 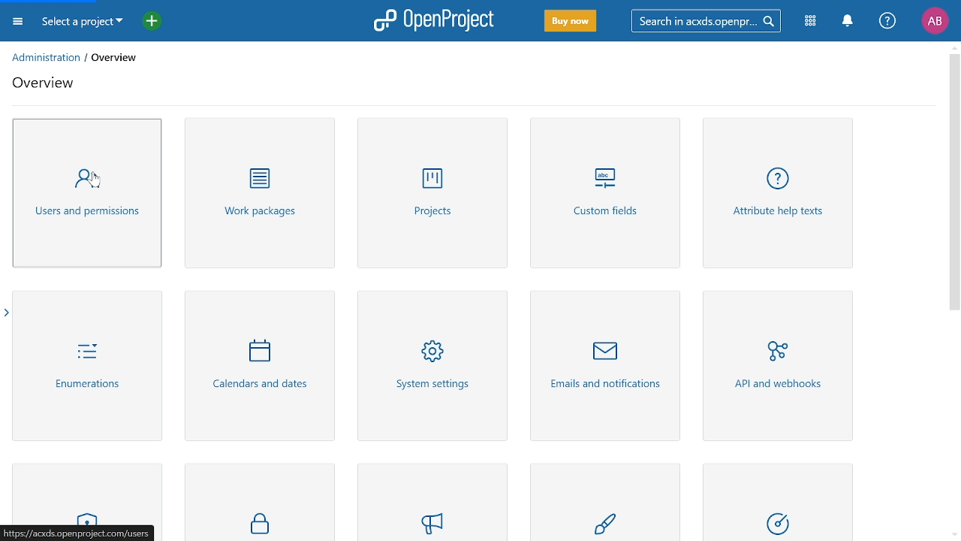 I want to click on Overview, so click(x=46, y=86).